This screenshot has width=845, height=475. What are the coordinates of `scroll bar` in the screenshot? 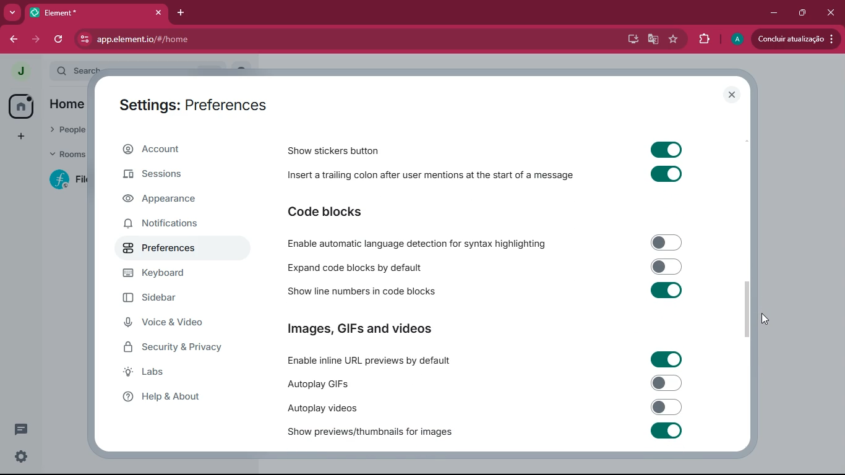 It's located at (747, 310).